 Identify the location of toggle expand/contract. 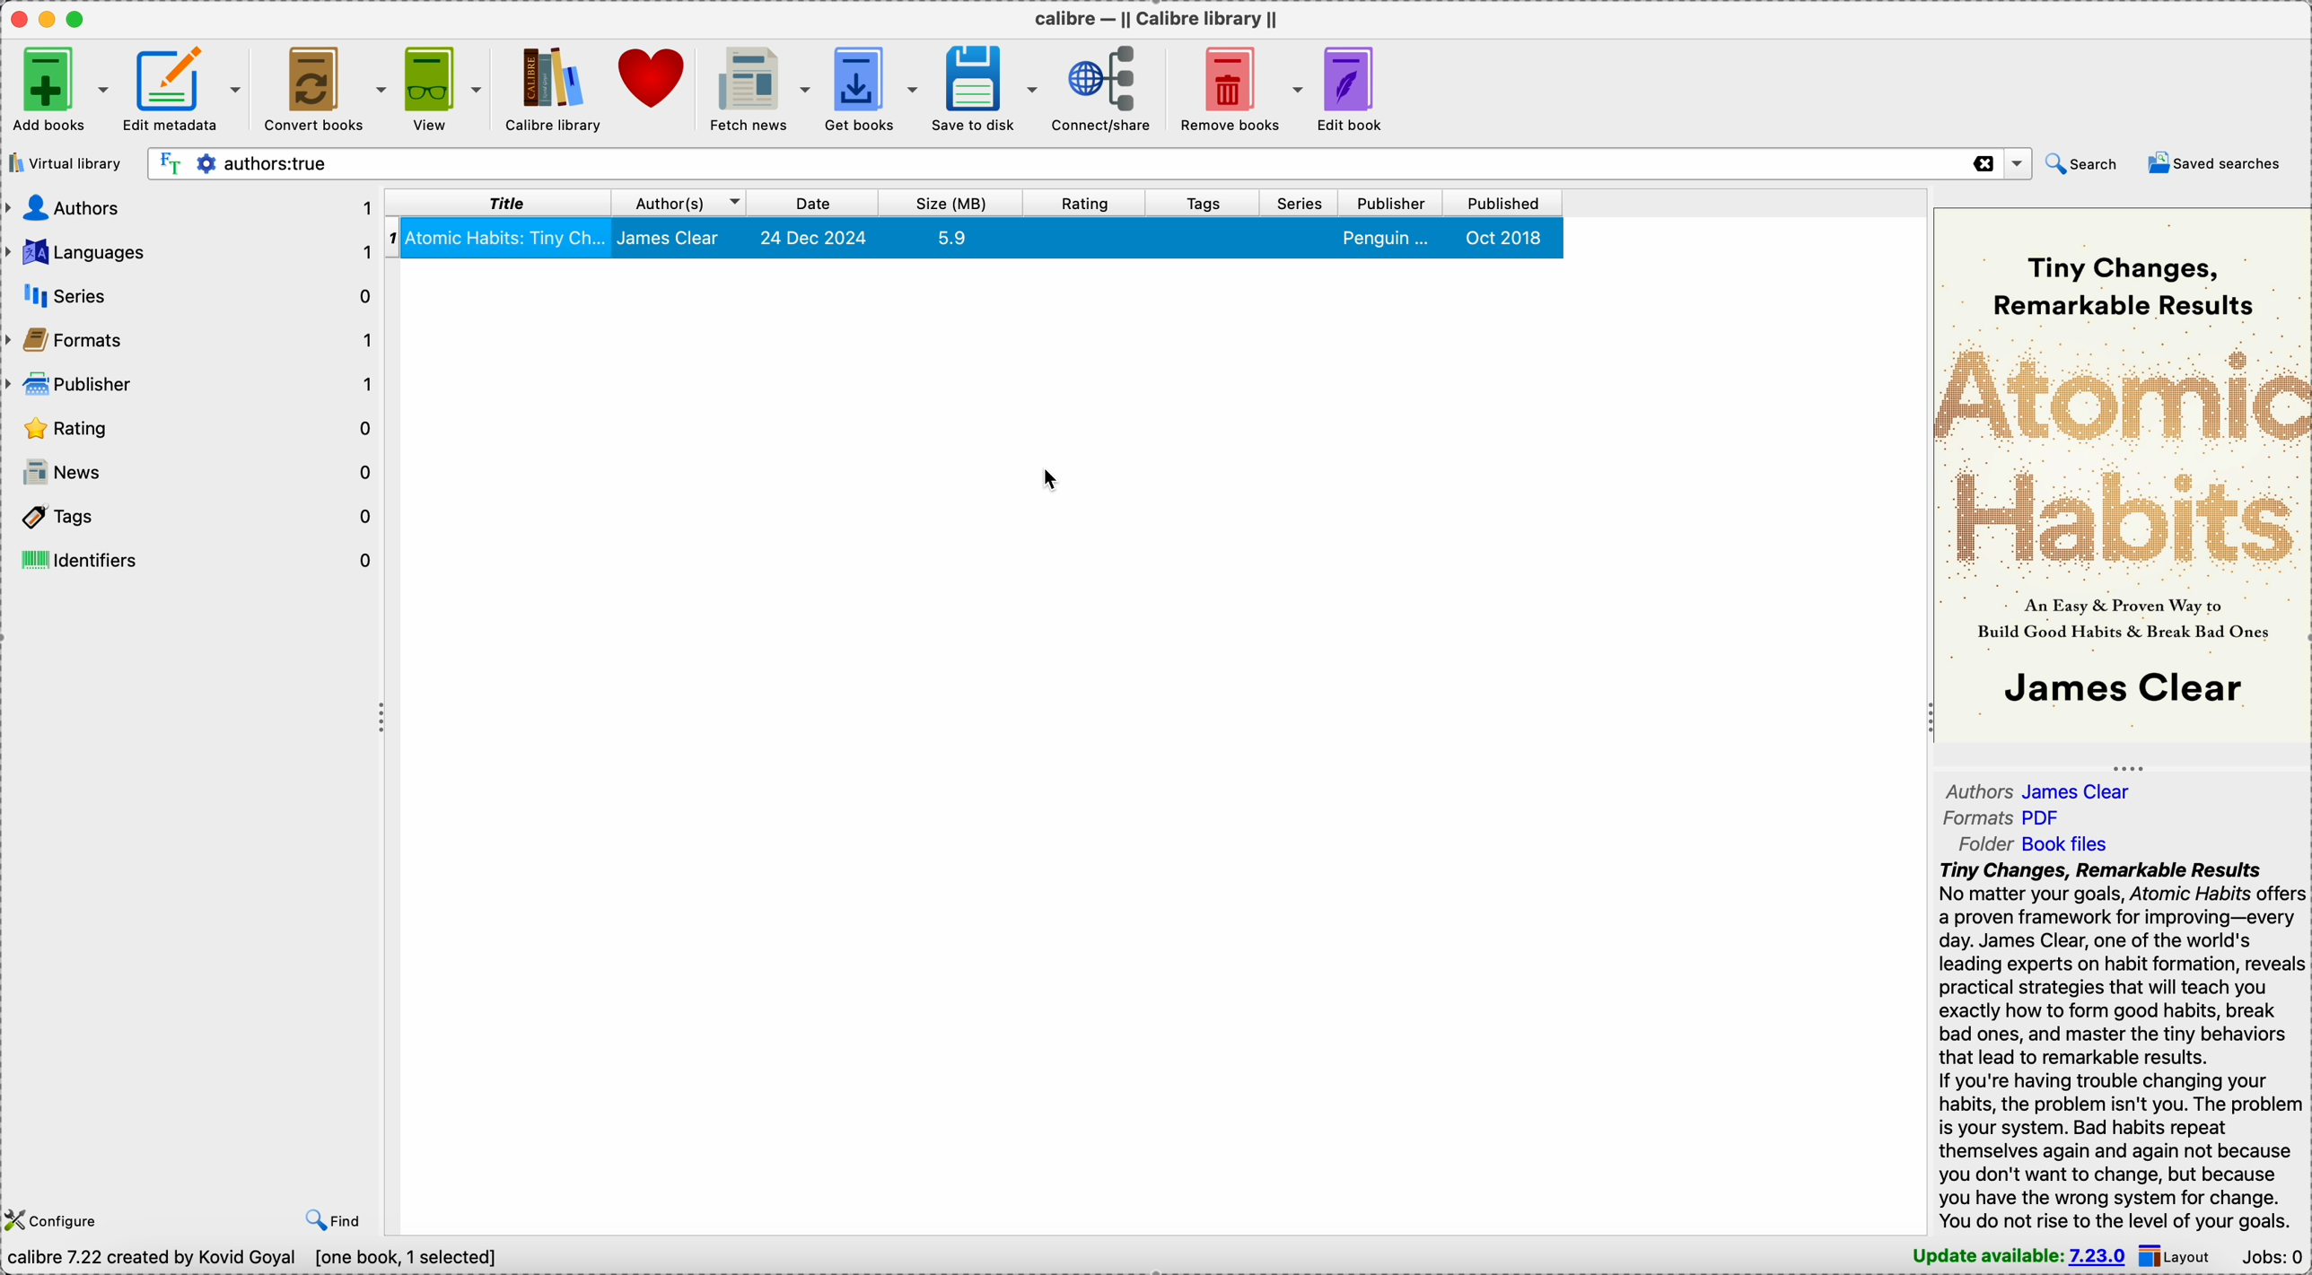
(1928, 715).